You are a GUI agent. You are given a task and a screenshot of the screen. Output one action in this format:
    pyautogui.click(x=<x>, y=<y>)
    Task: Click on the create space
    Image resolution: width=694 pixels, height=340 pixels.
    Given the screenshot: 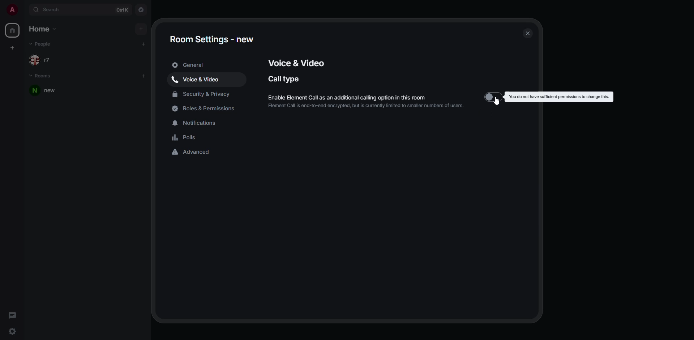 What is the action you would take?
    pyautogui.click(x=13, y=48)
    